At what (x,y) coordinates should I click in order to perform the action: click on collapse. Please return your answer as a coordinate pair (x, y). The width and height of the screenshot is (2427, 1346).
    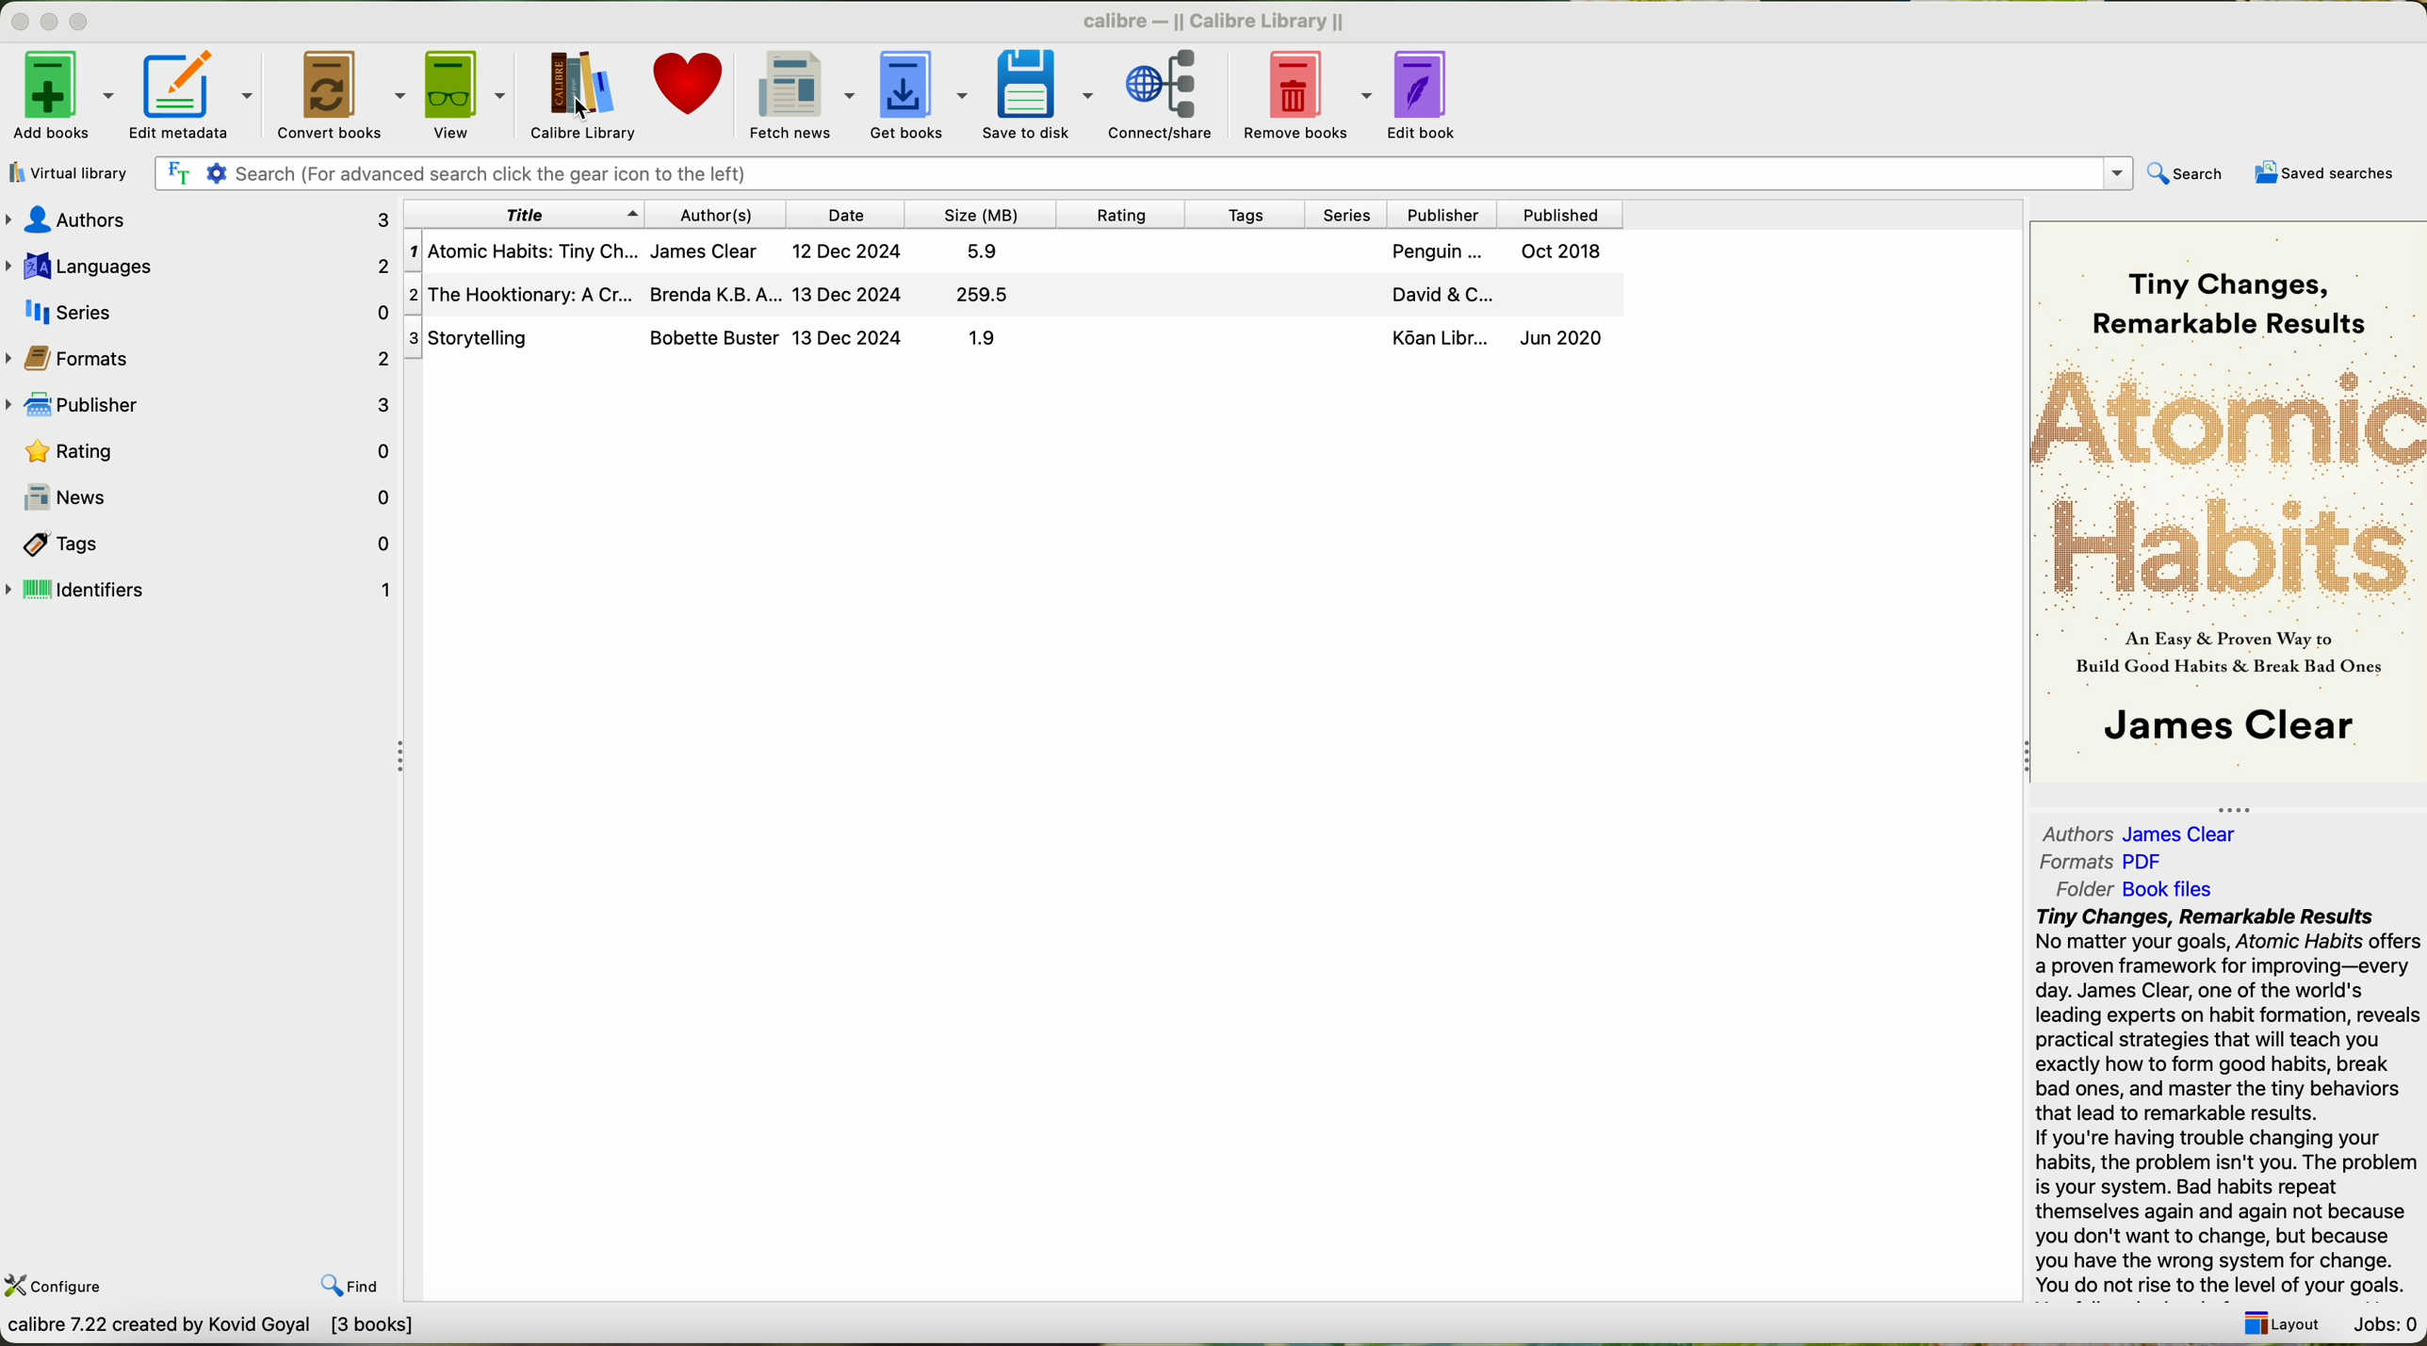
    Looking at the image, I should click on (2019, 759).